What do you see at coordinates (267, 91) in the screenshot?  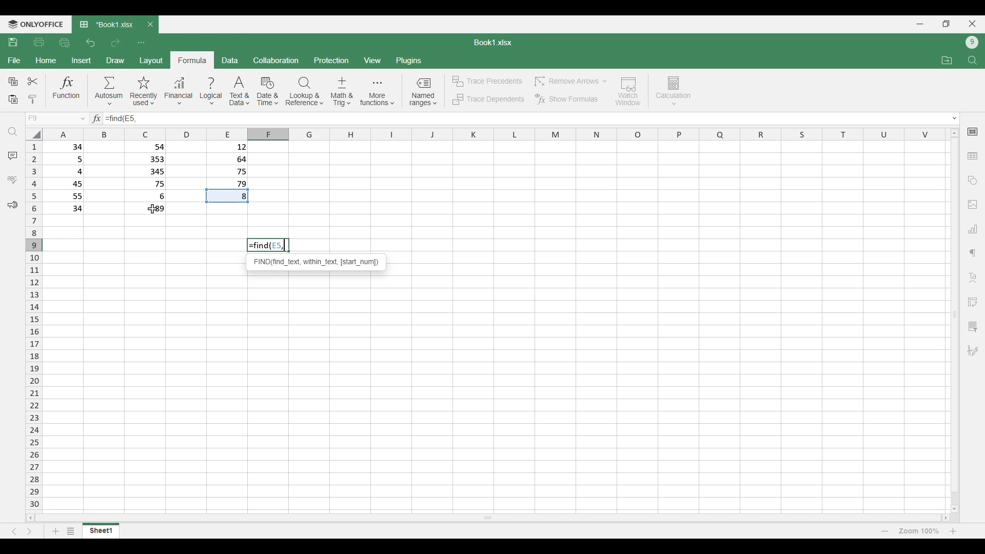 I see `Date and time` at bounding box center [267, 91].